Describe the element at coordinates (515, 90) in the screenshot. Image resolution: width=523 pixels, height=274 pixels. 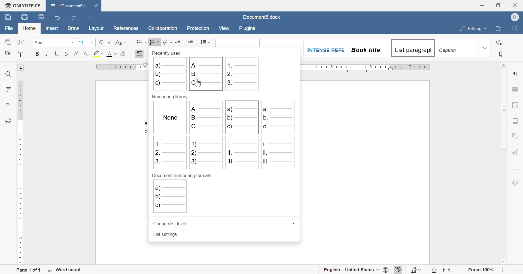
I see `table settings` at that location.